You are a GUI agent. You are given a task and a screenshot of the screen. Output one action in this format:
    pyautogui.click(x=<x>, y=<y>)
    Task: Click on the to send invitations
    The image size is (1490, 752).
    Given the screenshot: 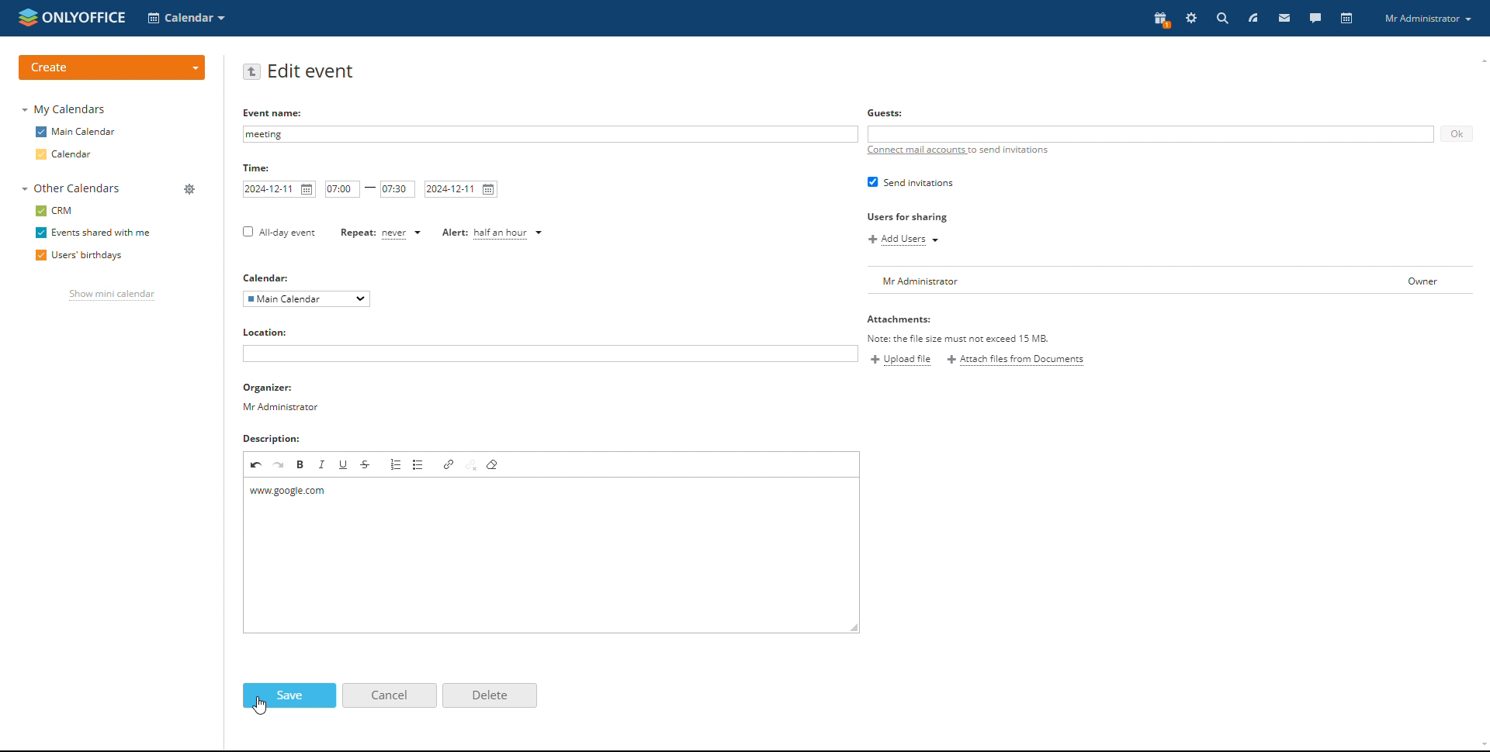 What is the action you would take?
    pyautogui.click(x=1010, y=150)
    